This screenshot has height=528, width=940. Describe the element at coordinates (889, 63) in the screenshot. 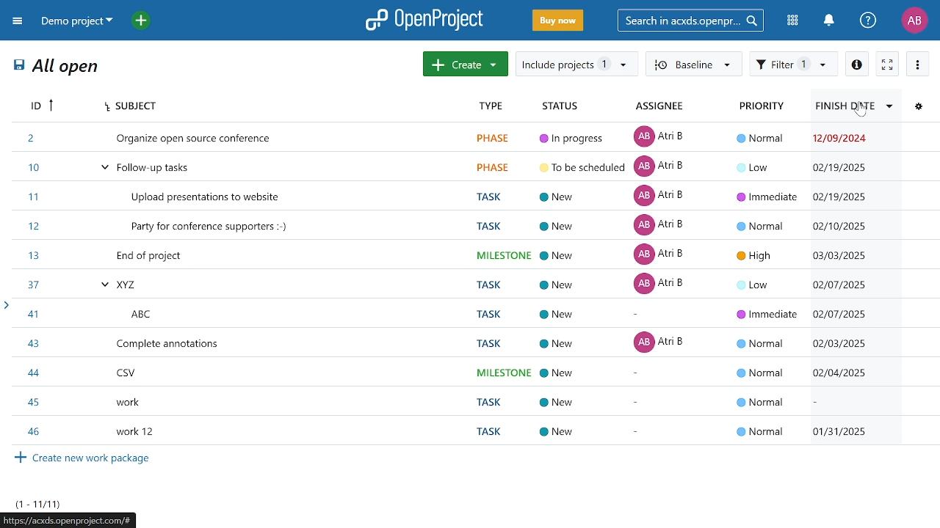

I see `activate zen mode` at that location.